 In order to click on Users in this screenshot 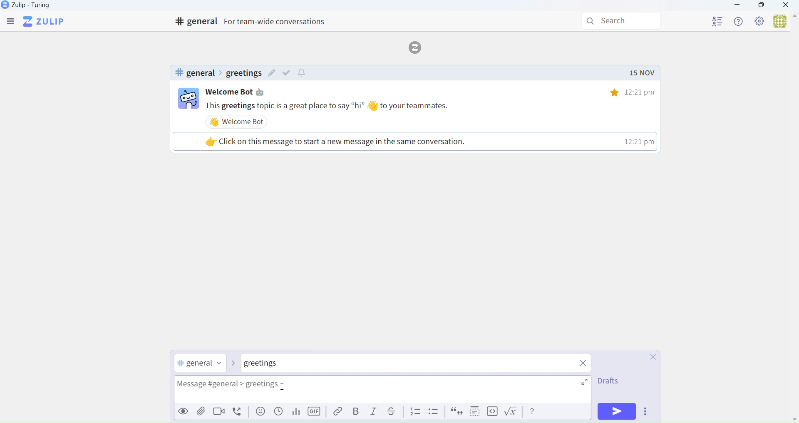, I will do `click(784, 22)`.